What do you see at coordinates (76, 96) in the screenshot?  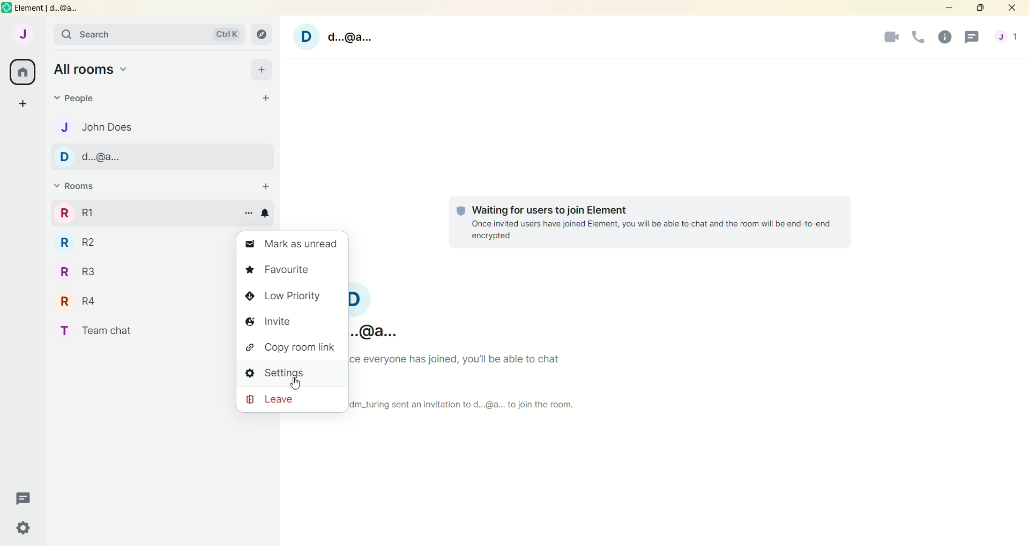 I see `people` at bounding box center [76, 96].